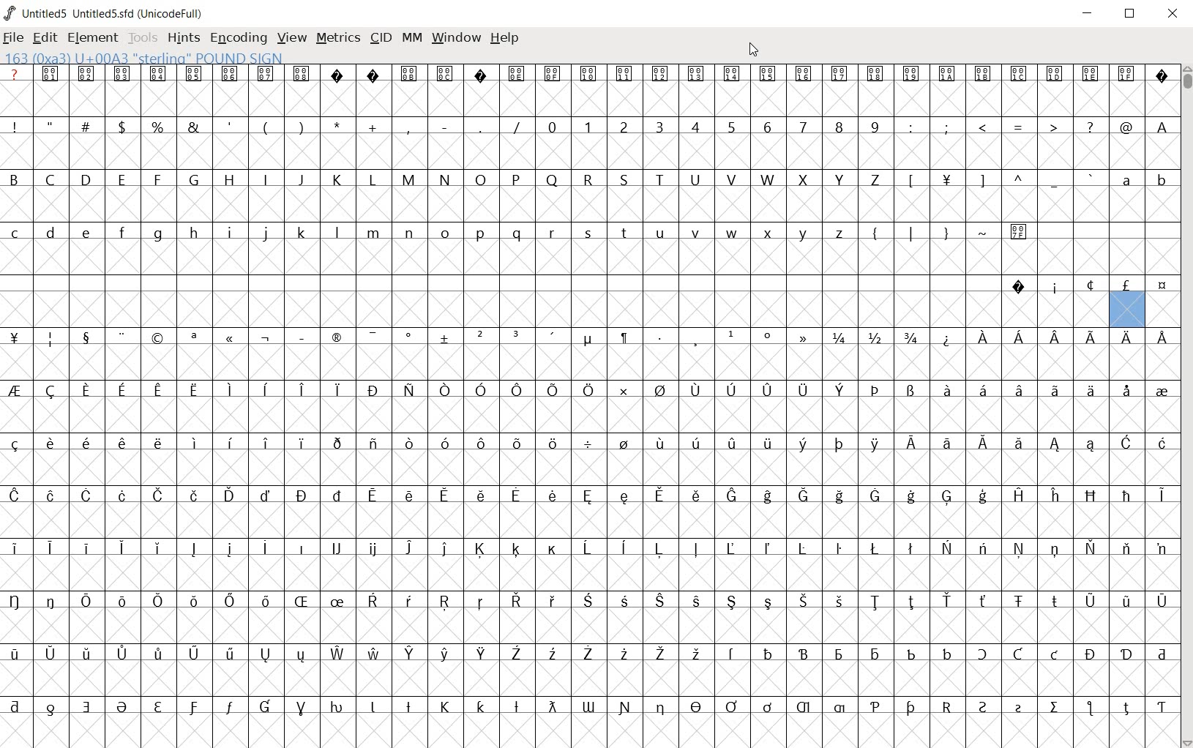 The width and height of the screenshot is (1193, 748). Describe the element at coordinates (840, 708) in the screenshot. I see `Symbol` at that location.